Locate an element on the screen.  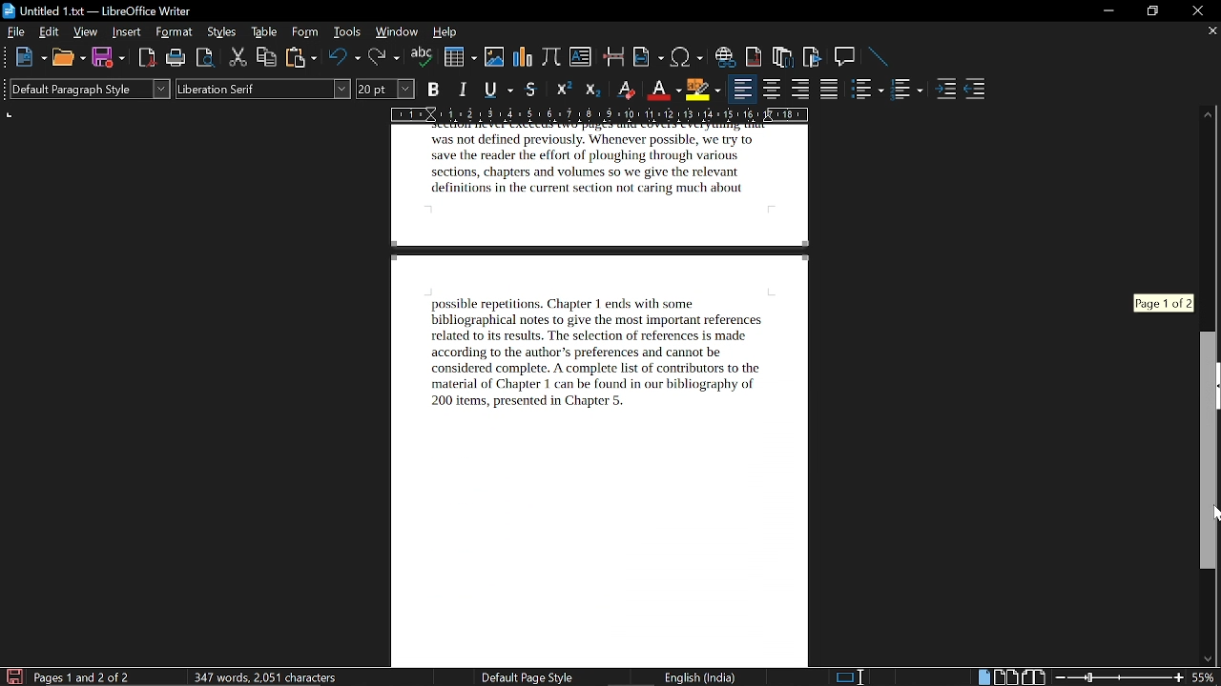
insert text is located at coordinates (580, 59).